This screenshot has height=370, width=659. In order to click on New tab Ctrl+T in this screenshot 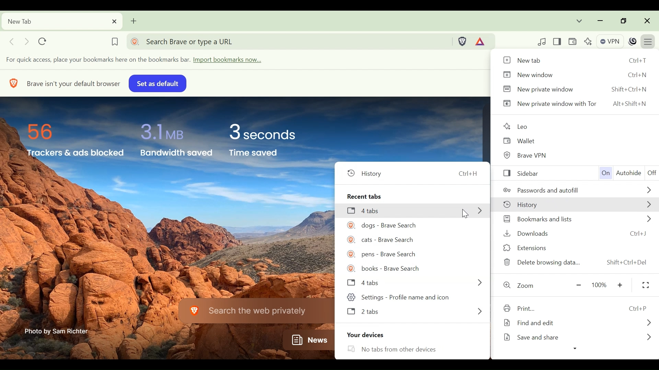, I will do `click(575, 61)`.